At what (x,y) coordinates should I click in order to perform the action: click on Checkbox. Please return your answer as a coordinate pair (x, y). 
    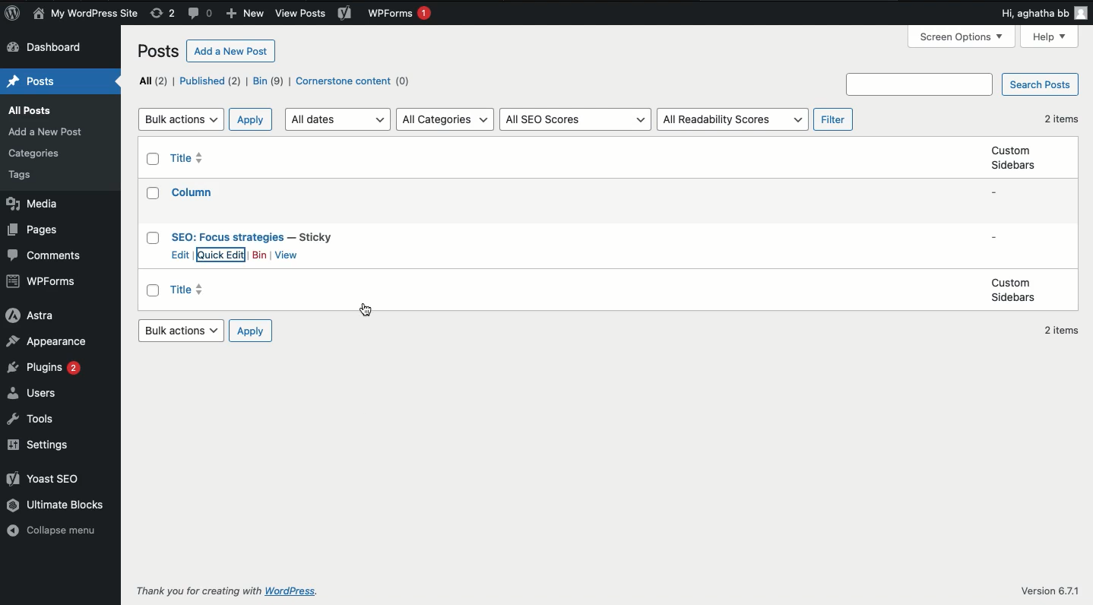
    Looking at the image, I should click on (154, 238).